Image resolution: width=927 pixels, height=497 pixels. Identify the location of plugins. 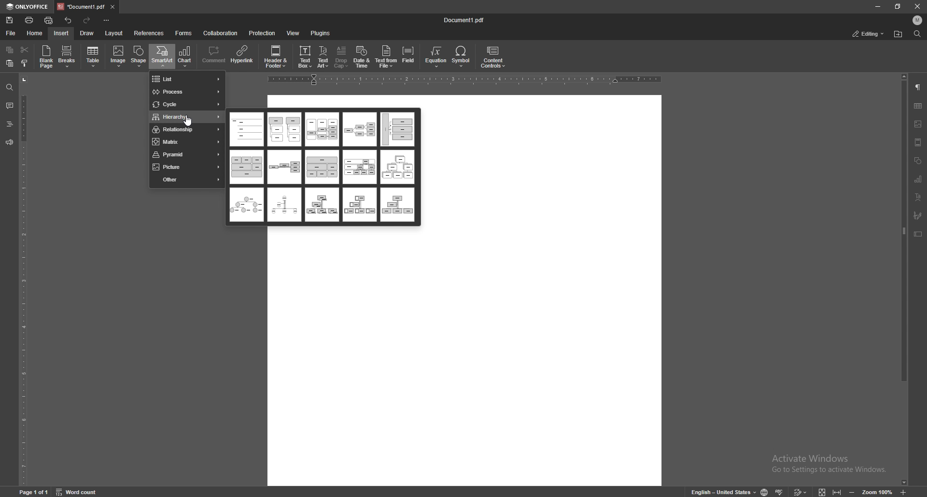
(321, 33).